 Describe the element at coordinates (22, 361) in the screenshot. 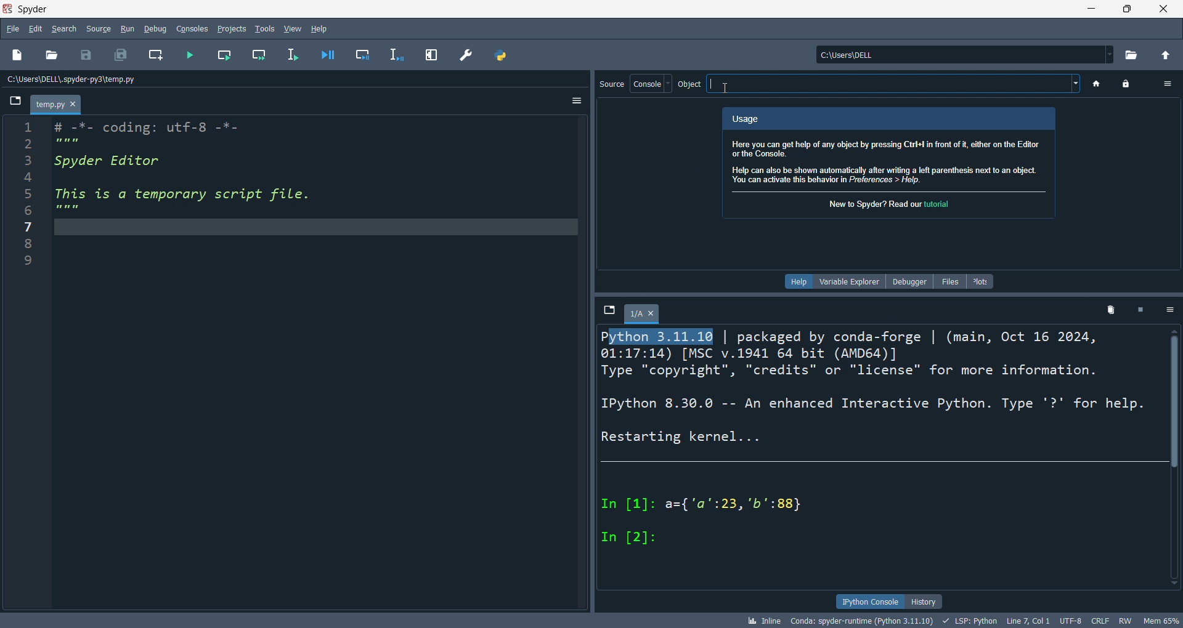

I see `line number` at that location.